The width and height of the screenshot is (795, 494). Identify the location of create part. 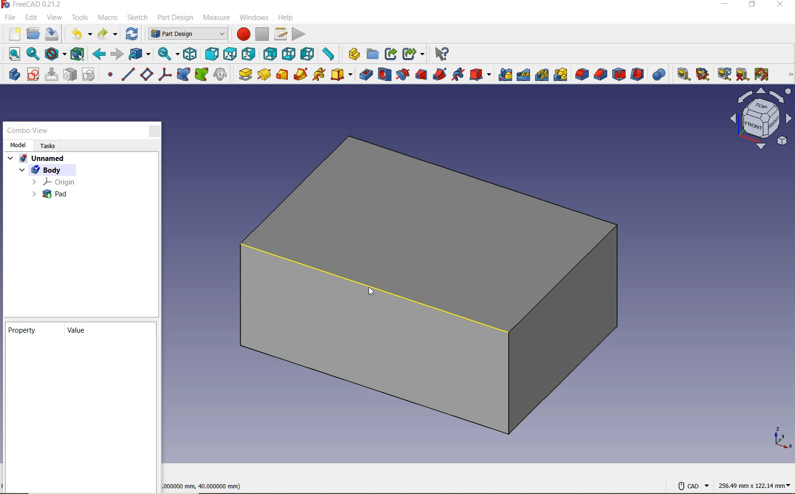
(352, 53).